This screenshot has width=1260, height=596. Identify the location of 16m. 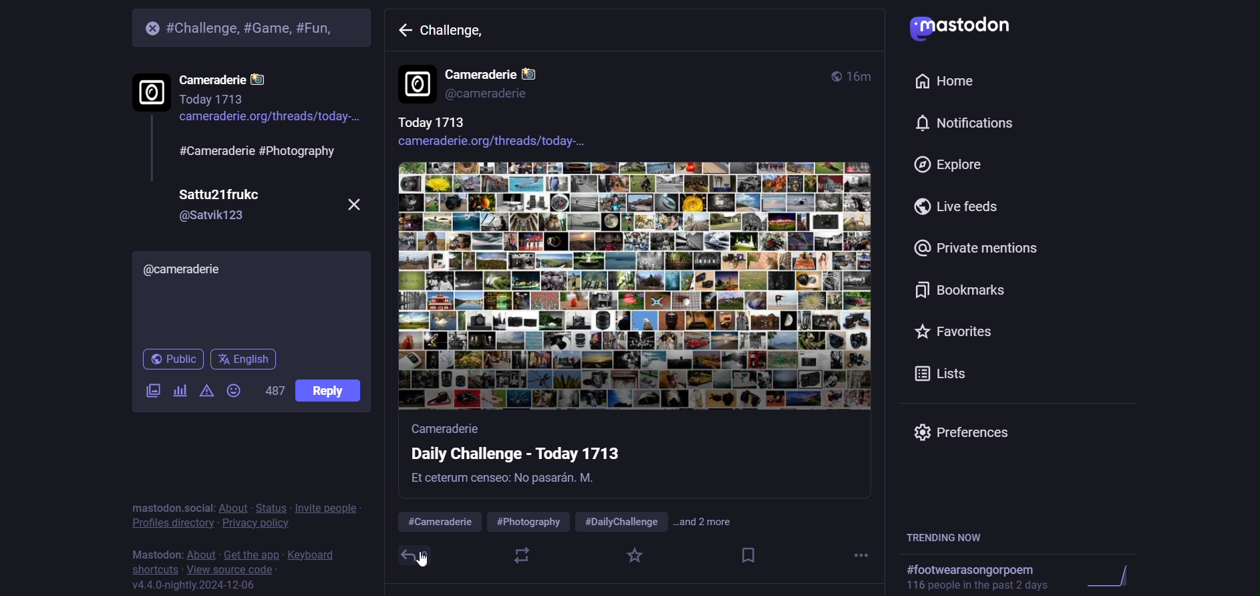
(862, 77).